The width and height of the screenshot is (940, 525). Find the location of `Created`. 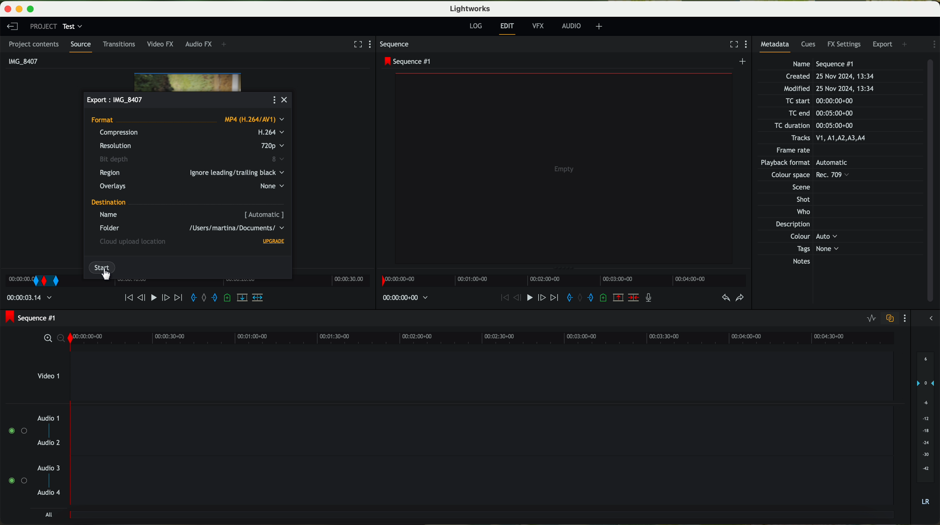

Created is located at coordinates (829, 77).